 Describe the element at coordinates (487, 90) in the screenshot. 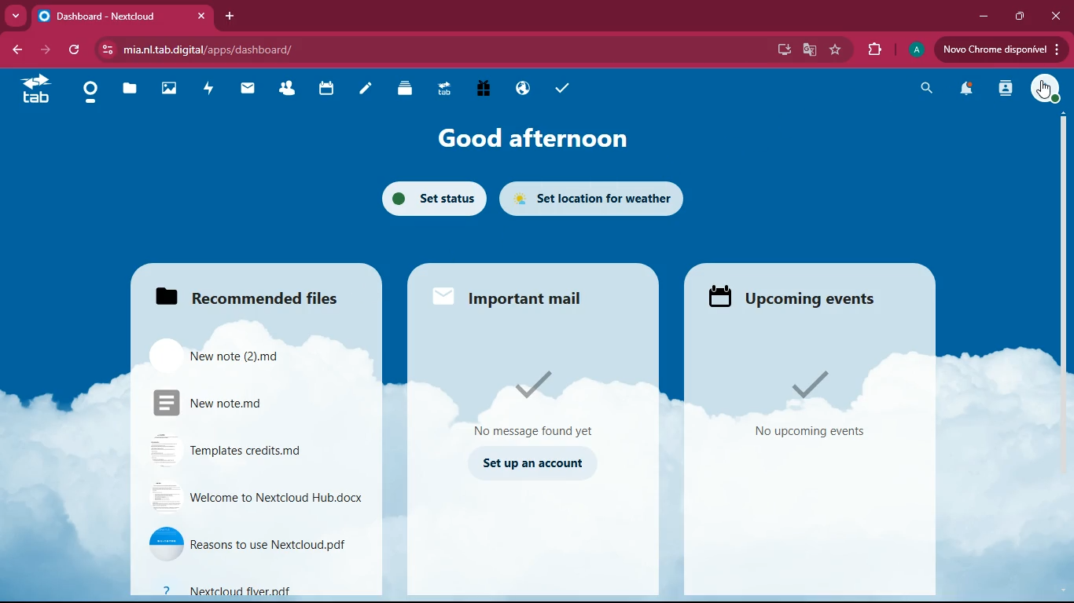

I see `gift` at that location.